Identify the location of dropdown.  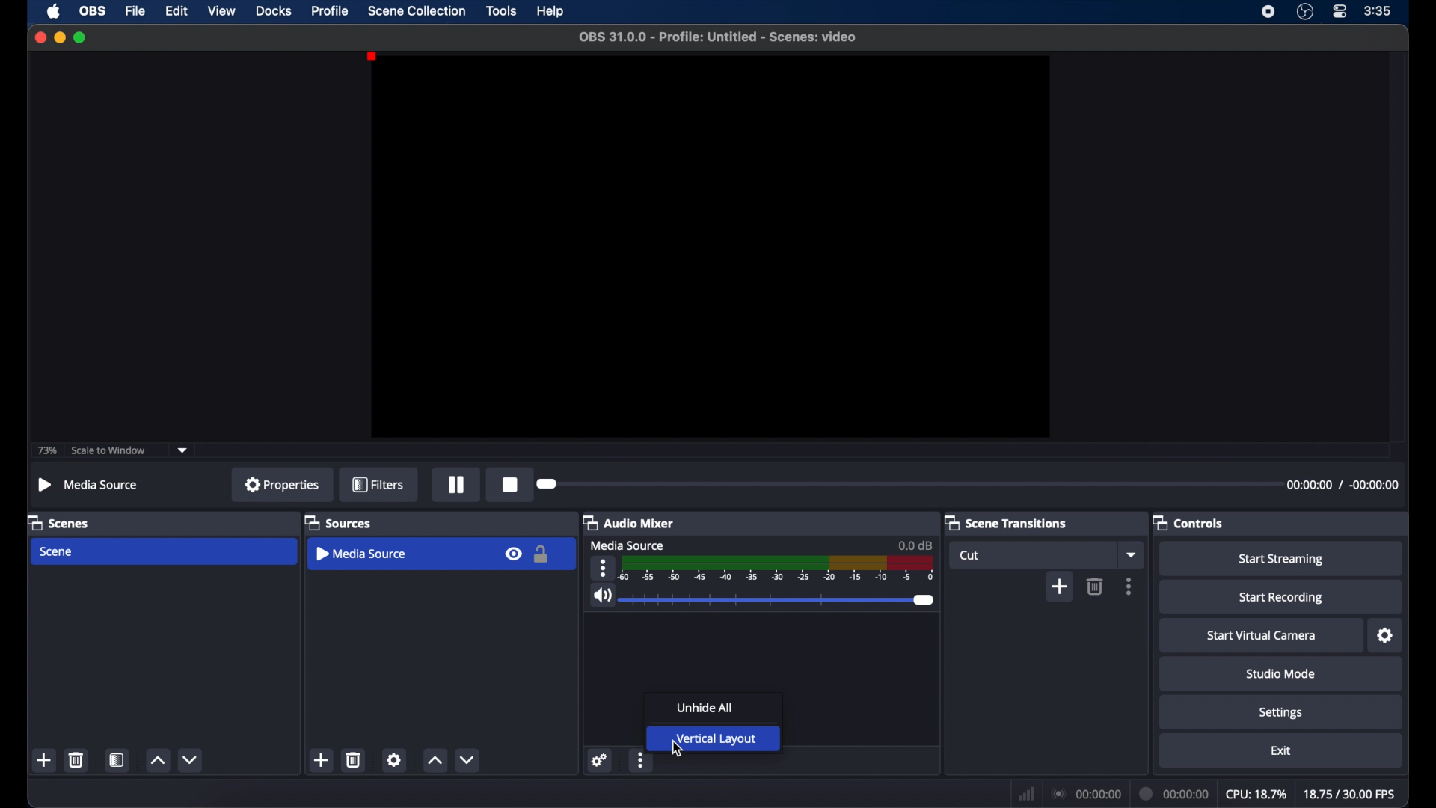
(182, 450).